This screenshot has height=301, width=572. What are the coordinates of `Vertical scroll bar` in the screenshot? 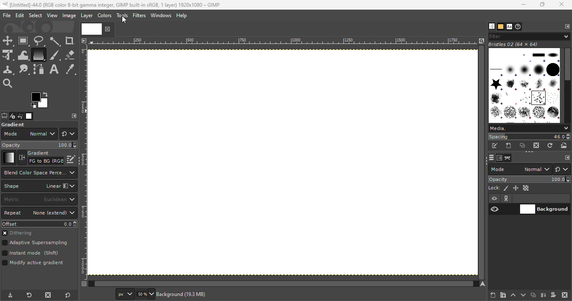 It's located at (279, 284).